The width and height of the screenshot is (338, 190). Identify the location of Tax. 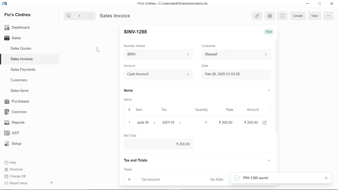
(165, 110).